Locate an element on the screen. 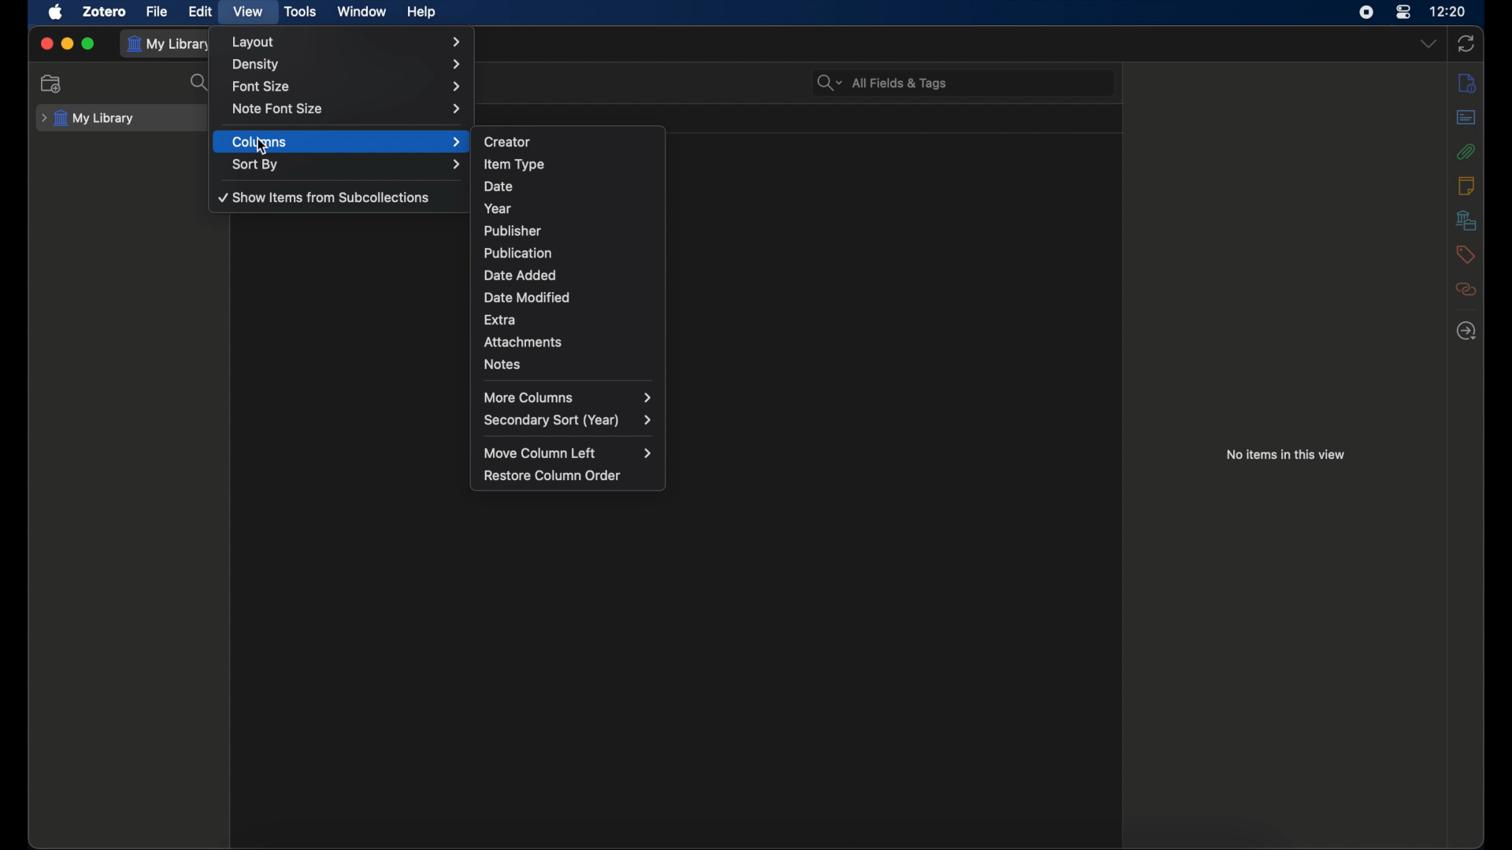 This screenshot has width=1512, height=850. file is located at coordinates (157, 12).